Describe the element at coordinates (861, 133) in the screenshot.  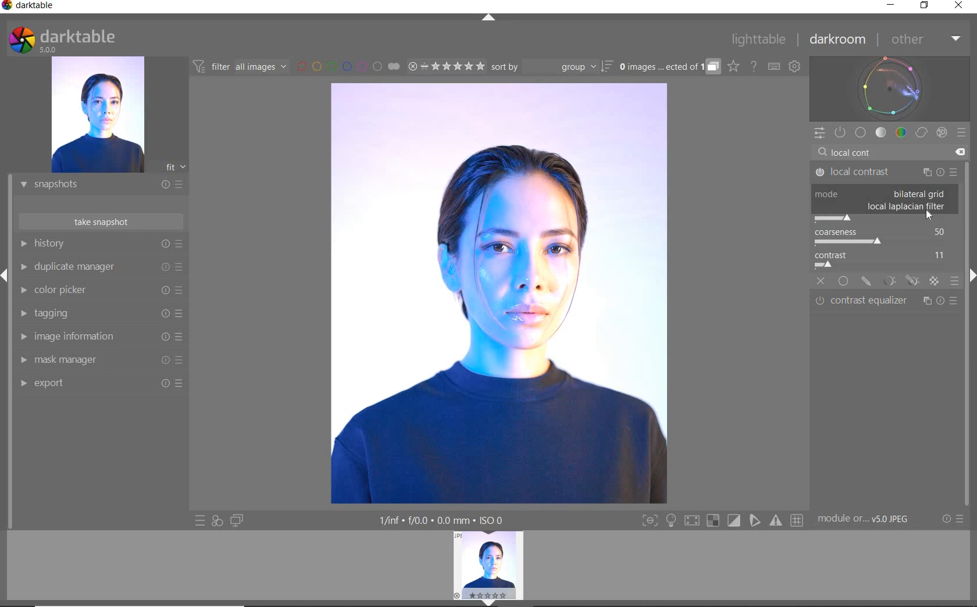
I see `BASE` at that location.